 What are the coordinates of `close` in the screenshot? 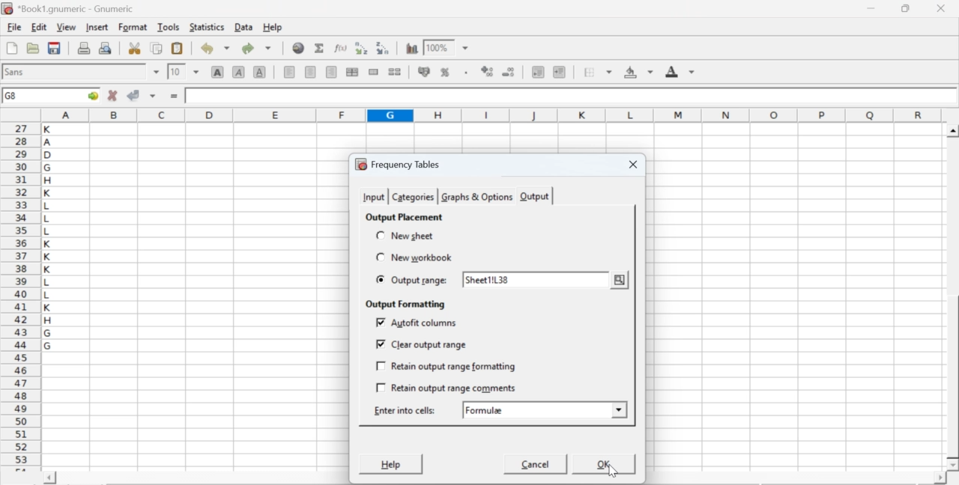 It's located at (631, 165).